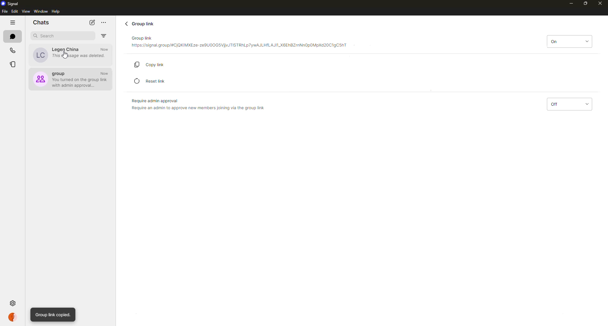  What do you see at coordinates (54, 315) in the screenshot?
I see `group link copied` at bounding box center [54, 315].